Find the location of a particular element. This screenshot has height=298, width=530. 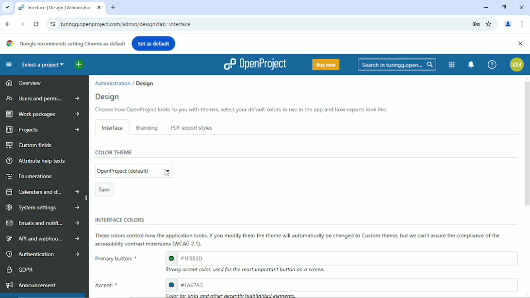

Openproject is located at coordinates (254, 64).